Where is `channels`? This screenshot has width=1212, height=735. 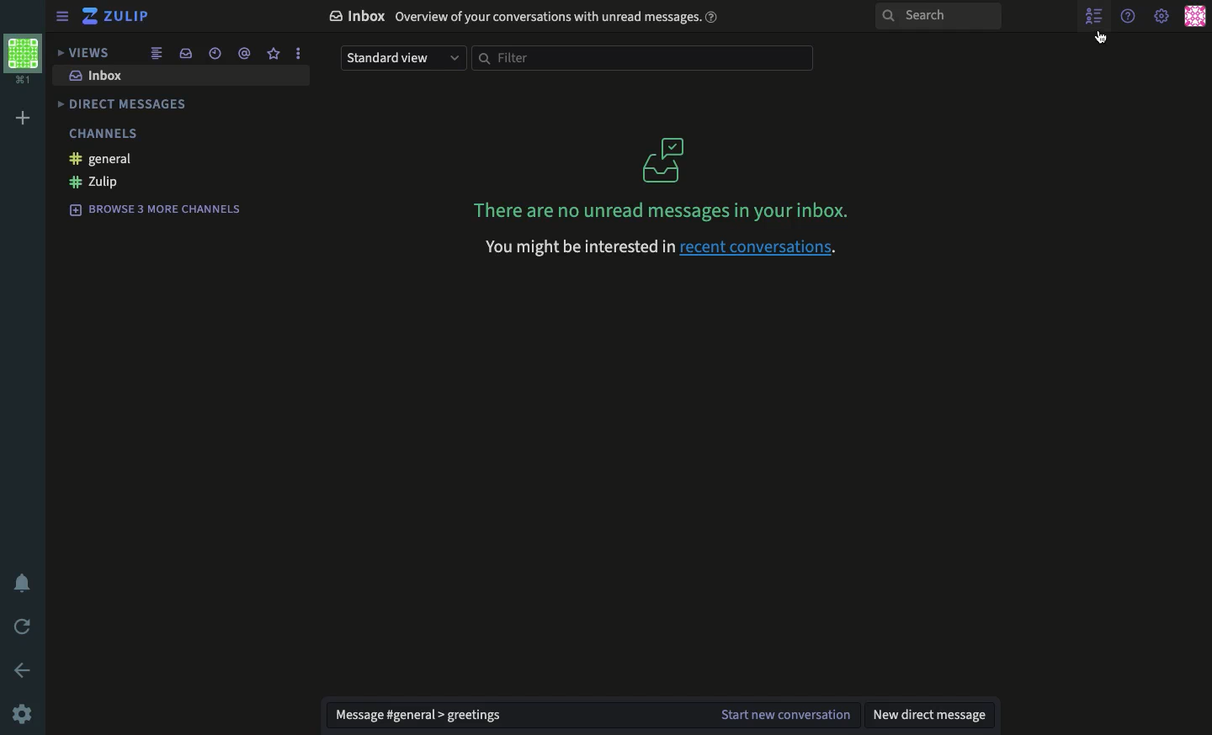
channels is located at coordinates (102, 132).